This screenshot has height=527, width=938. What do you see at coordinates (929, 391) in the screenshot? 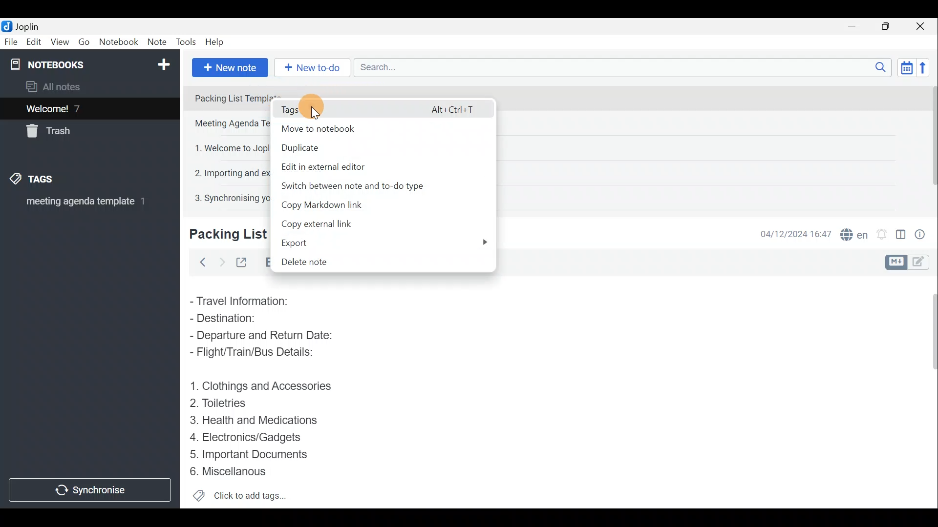
I see `Scroll bar` at bounding box center [929, 391].